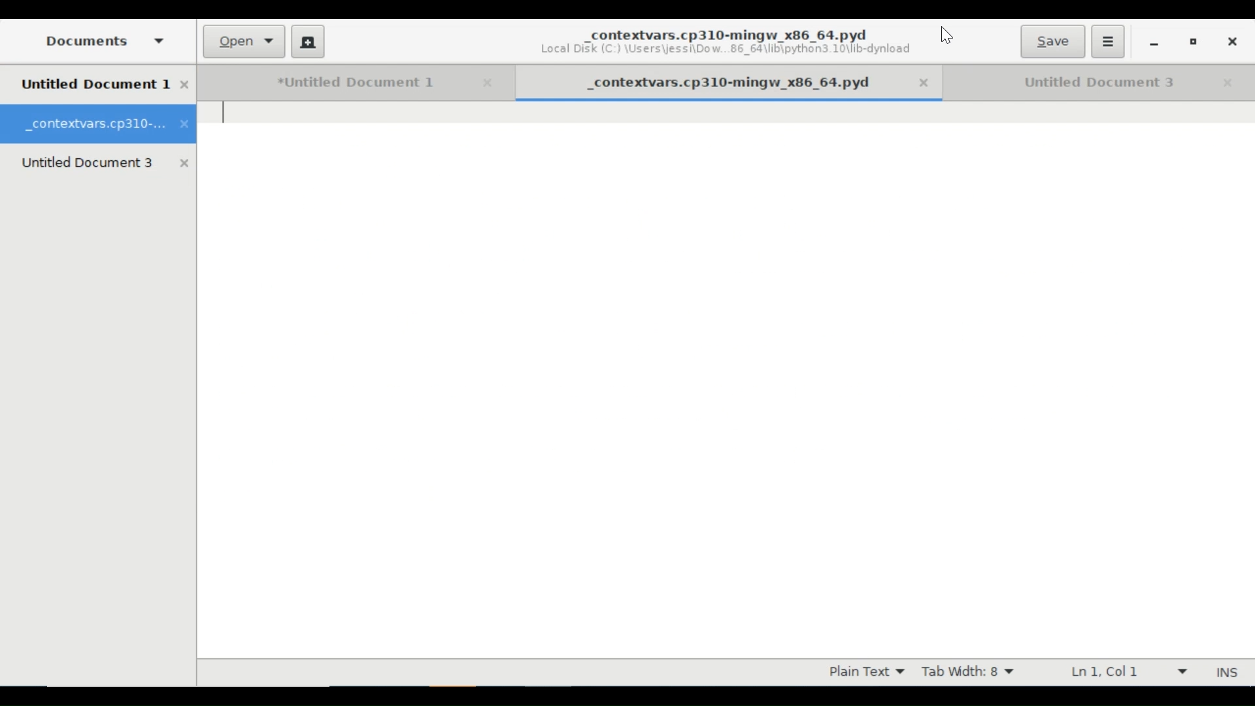 This screenshot has height=706, width=1255. Describe the element at coordinates (726, 378) in the screenshot. I see `Text Entry Pane` at that location.